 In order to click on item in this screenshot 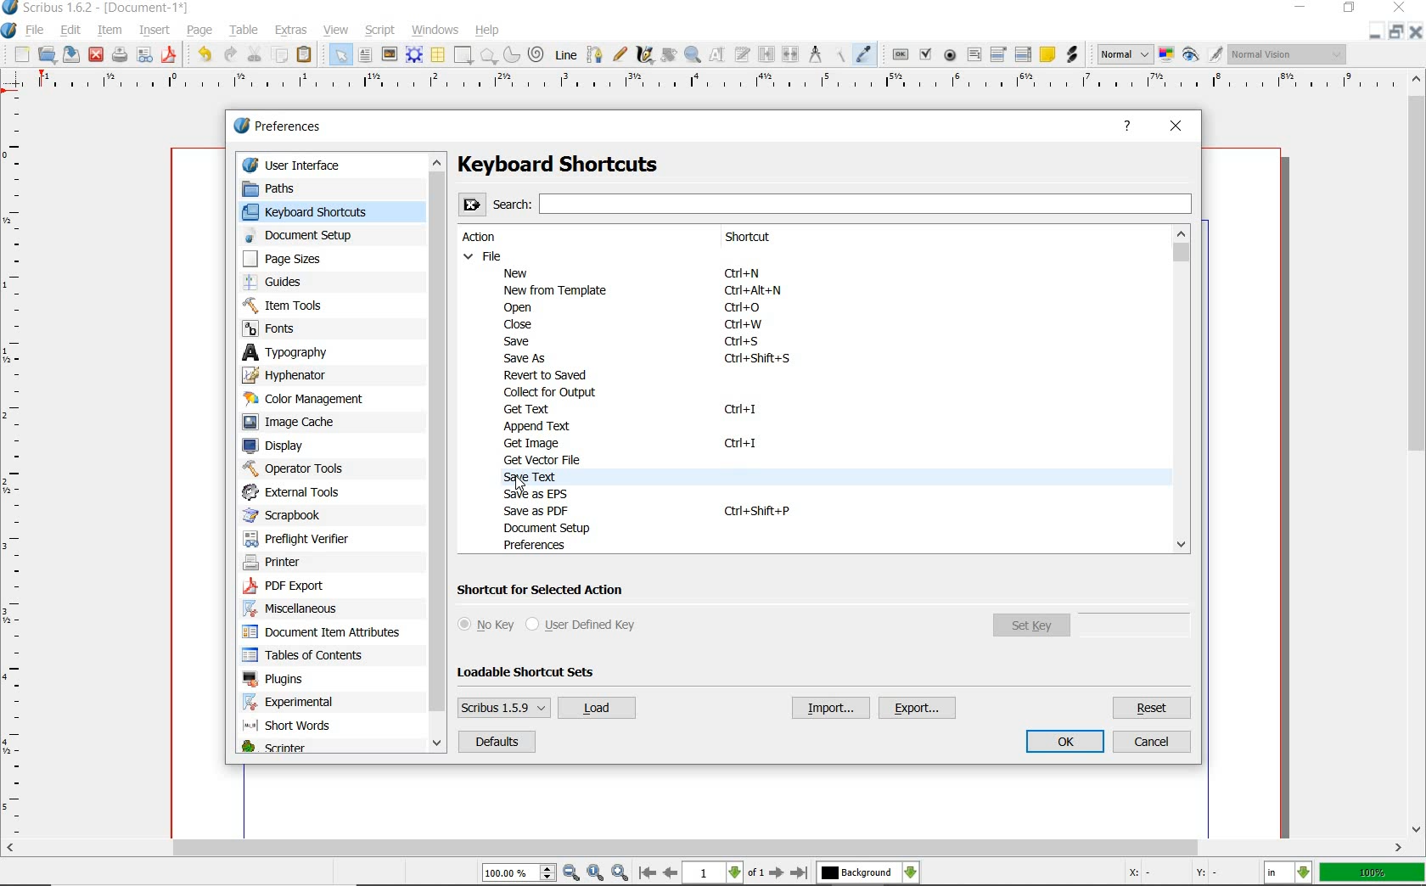, I will do `click(108, 29)`.